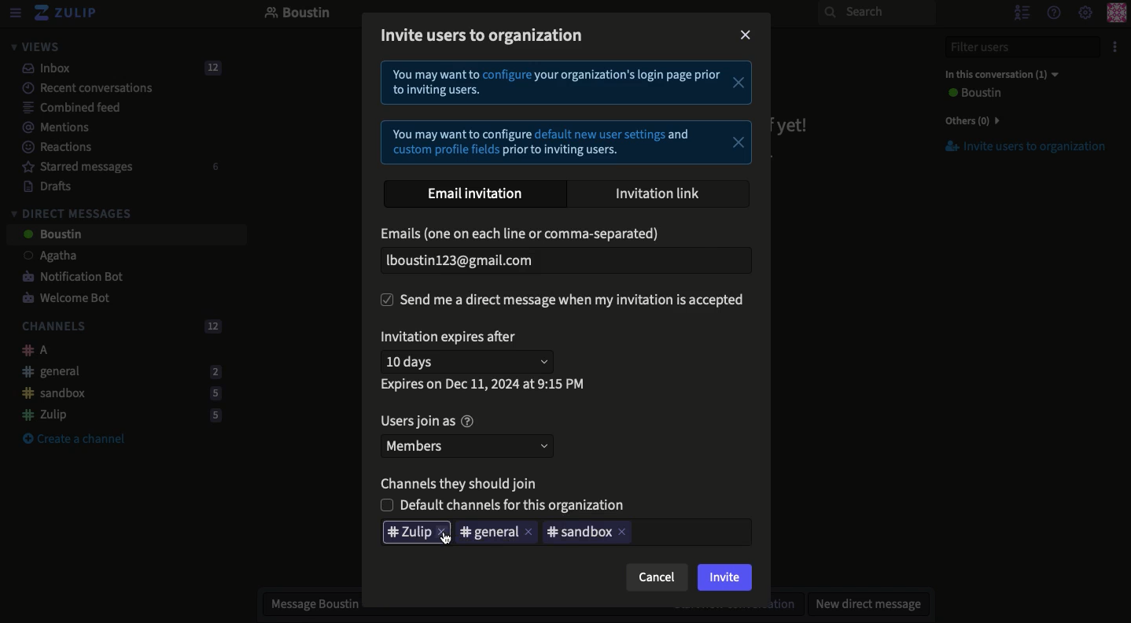 The image size is (1131, 623). I want to click on Invitation link, so click(659, 193).